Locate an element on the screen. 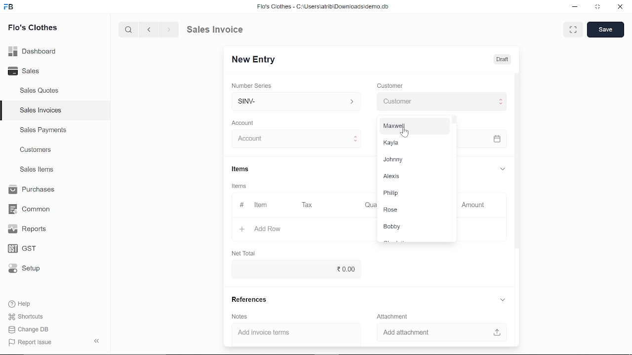 This screenshot has width=632, height=355. next is located at coordinates (169, 30).